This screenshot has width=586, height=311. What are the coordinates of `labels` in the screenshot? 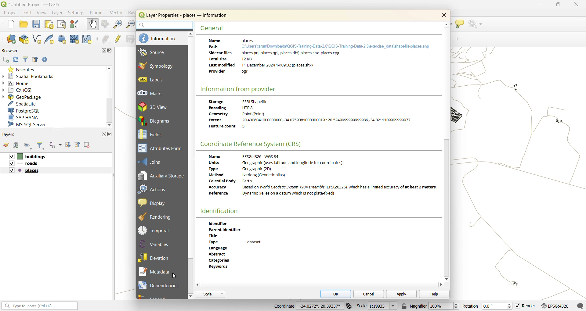 It's located at (157, 80).